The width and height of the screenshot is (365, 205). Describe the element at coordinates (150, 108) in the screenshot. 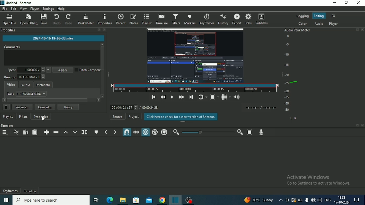

I see `Total Duration` at that location.